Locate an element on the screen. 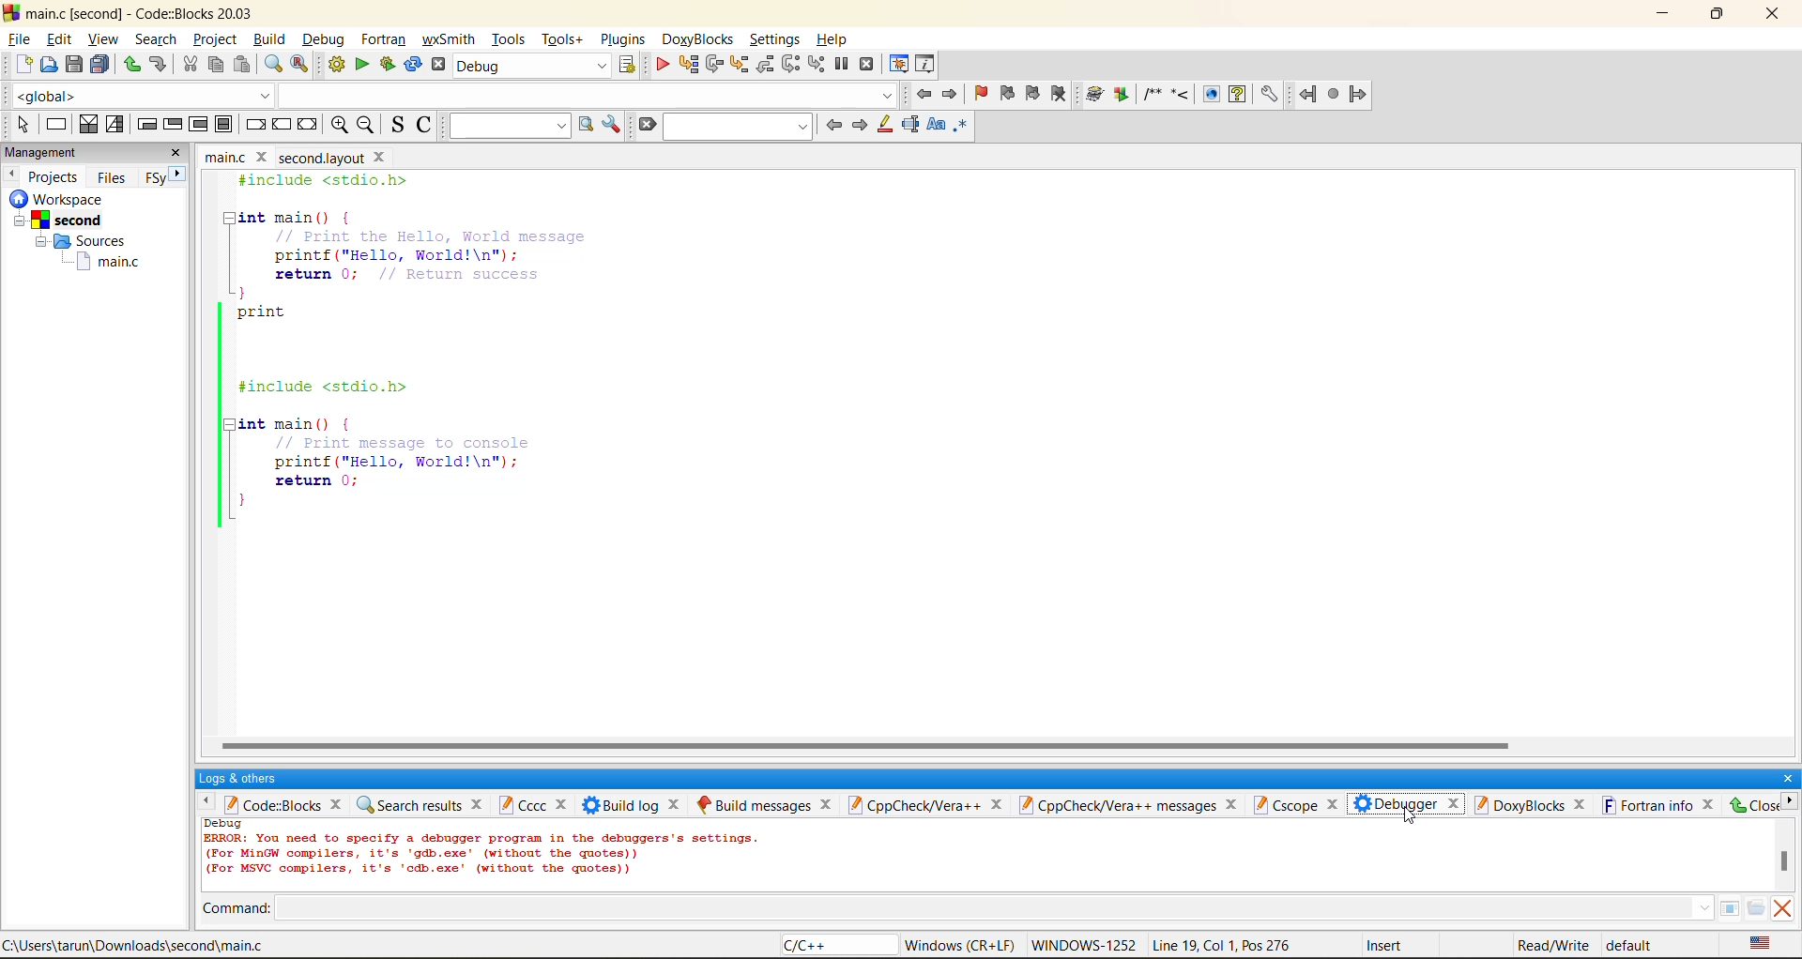 This screenshot has width=1802, height=959. menu is located at coordinates (1746, 908).